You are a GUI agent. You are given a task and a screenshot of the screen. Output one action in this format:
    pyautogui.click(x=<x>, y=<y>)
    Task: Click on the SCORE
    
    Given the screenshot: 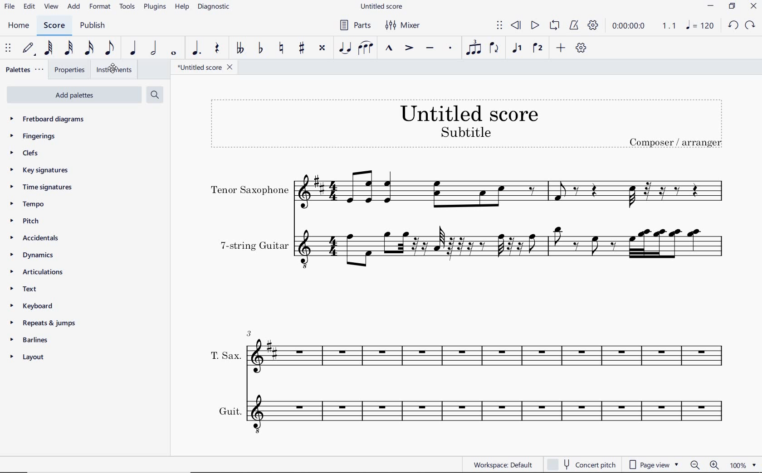 What is the action you would take?
    pyautogui.click(x=53, y=25)
    